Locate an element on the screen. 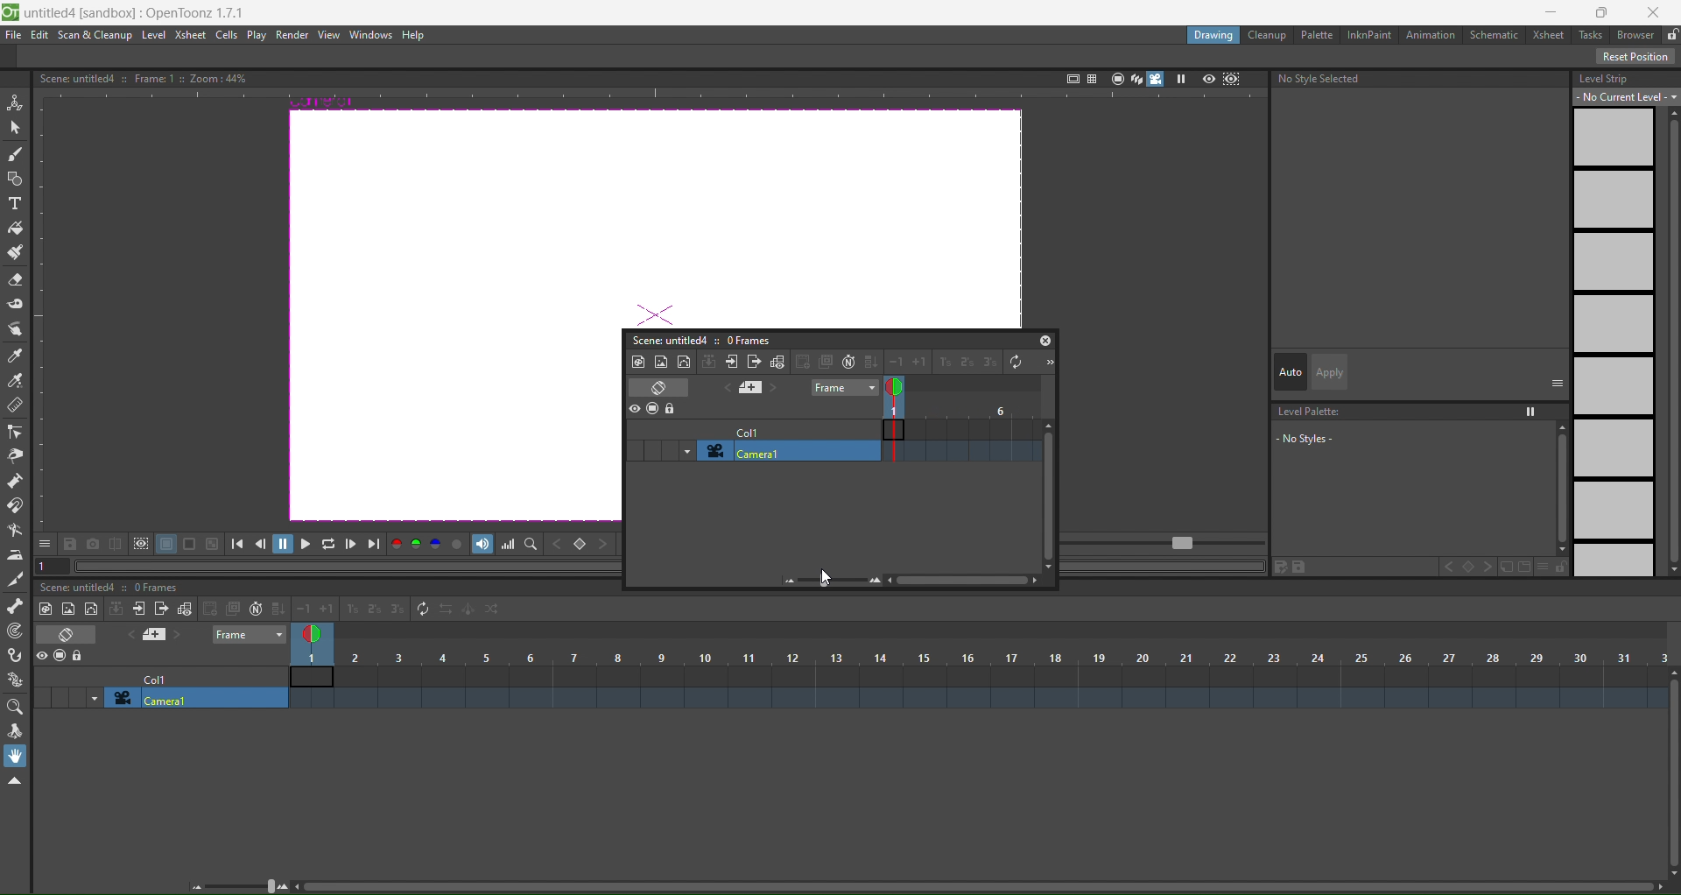 This screenshot has width=1681, height=895. level is located at coordinates (155, 35).